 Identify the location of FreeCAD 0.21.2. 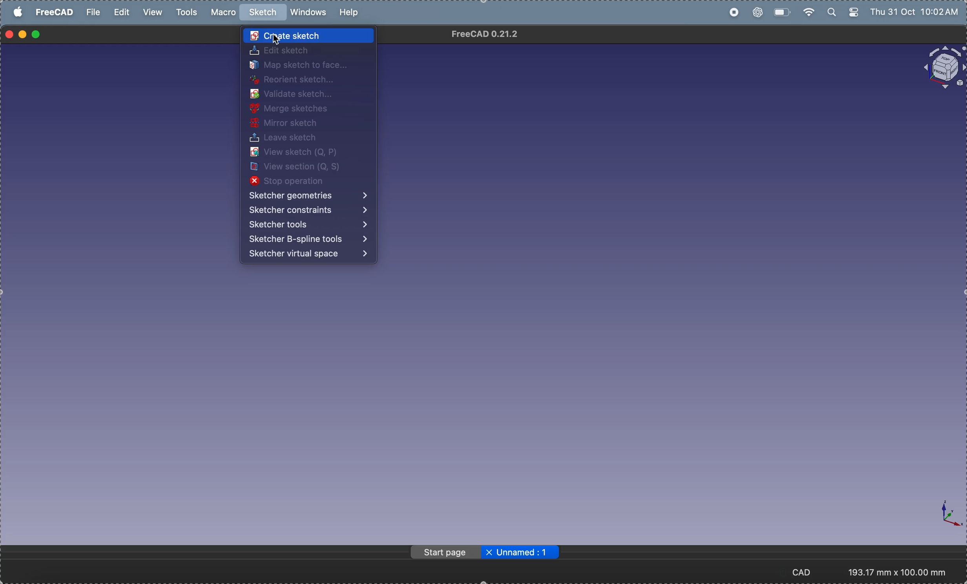
(485, 34).